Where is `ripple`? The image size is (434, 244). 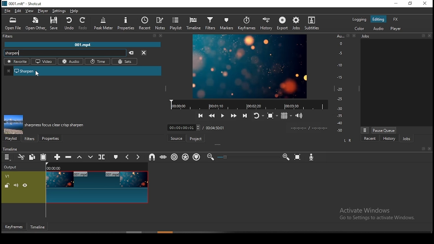
ripple is located at coordinates (173, 157).